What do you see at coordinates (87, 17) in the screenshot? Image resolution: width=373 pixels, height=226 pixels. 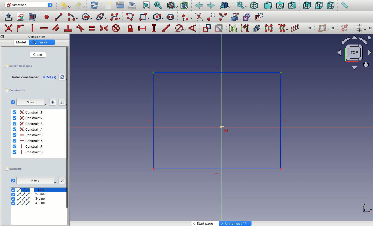 I see `circle` at bounding box center [87, 17].